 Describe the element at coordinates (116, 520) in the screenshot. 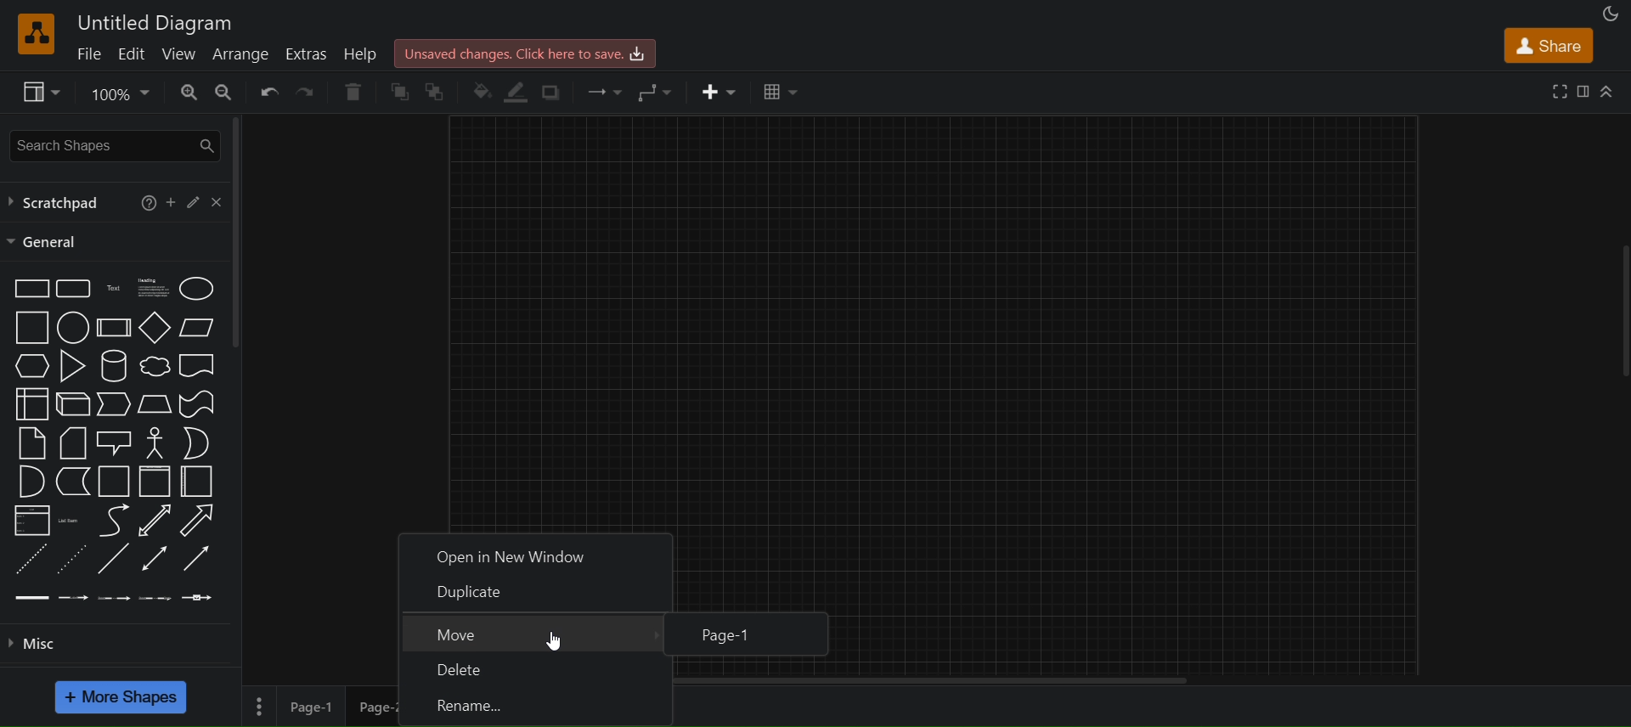

I see `curve` at that location.